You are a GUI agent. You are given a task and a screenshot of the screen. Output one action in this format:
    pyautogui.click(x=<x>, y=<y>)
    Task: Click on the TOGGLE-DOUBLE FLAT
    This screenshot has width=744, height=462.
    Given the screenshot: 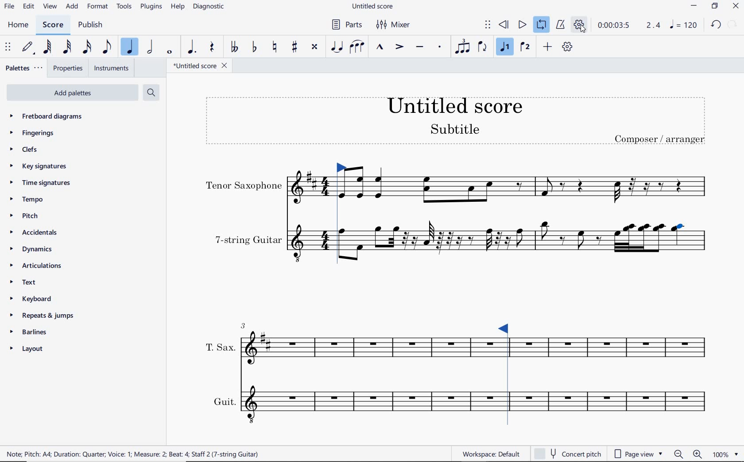 What is the action you would take?
    pyautogui.click(x=234, y=48)
    